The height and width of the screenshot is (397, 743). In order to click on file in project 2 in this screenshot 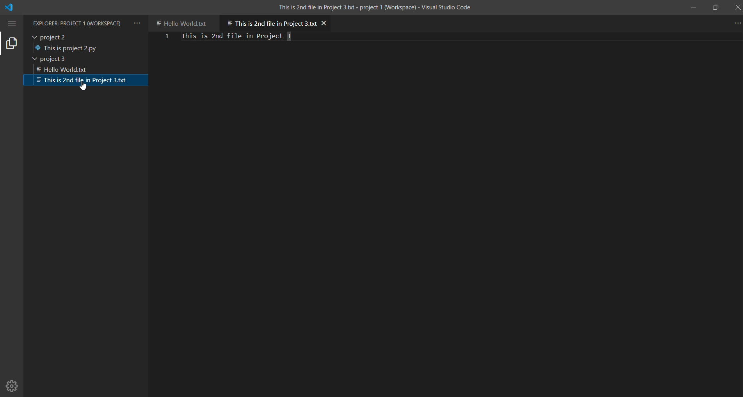, I will do `click(73, 48)`.